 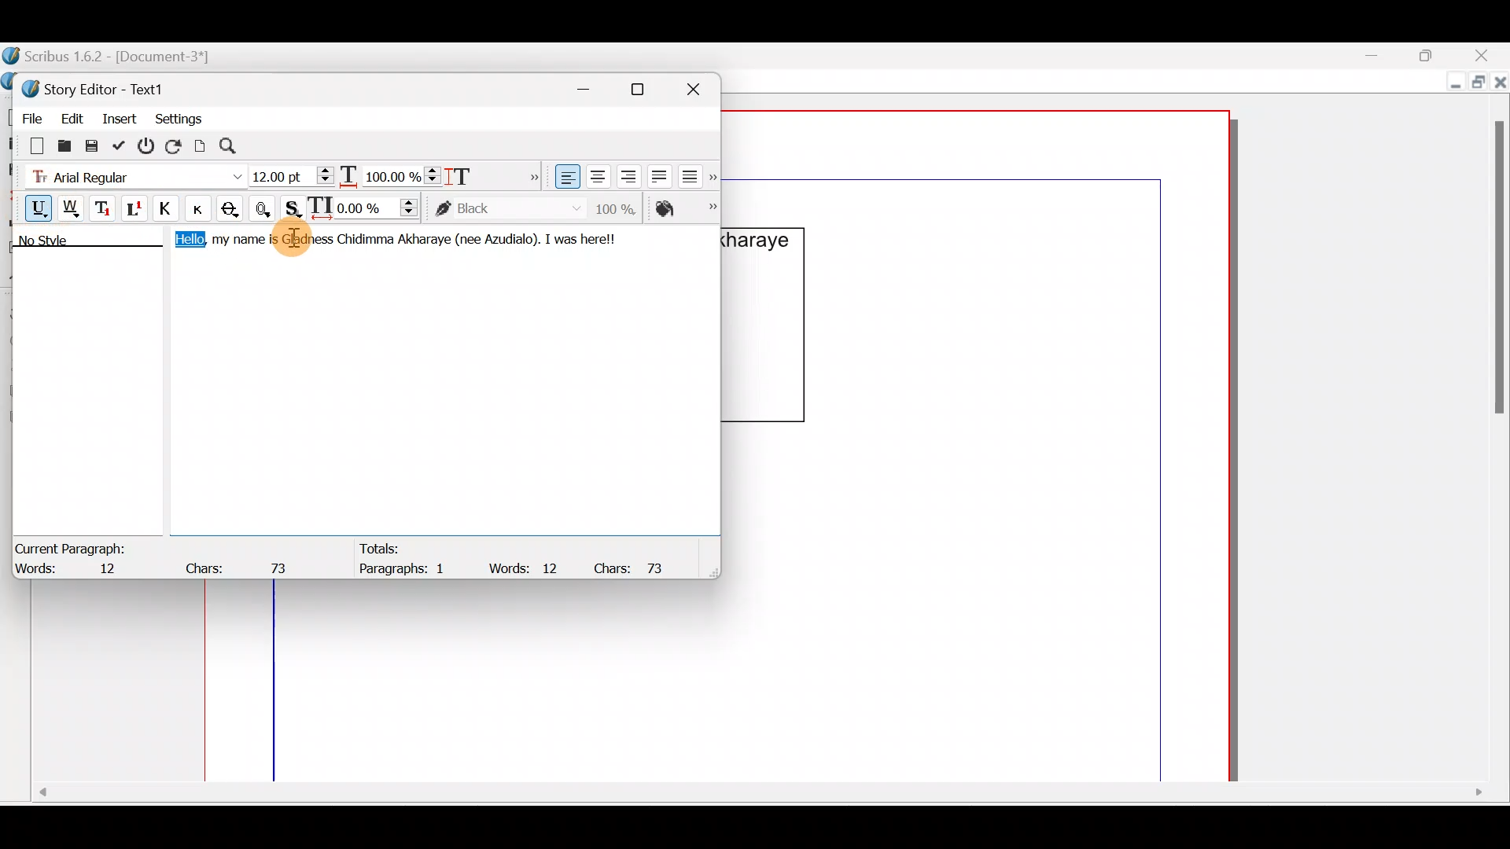 I want to click on File, so click(x=28, y=116).